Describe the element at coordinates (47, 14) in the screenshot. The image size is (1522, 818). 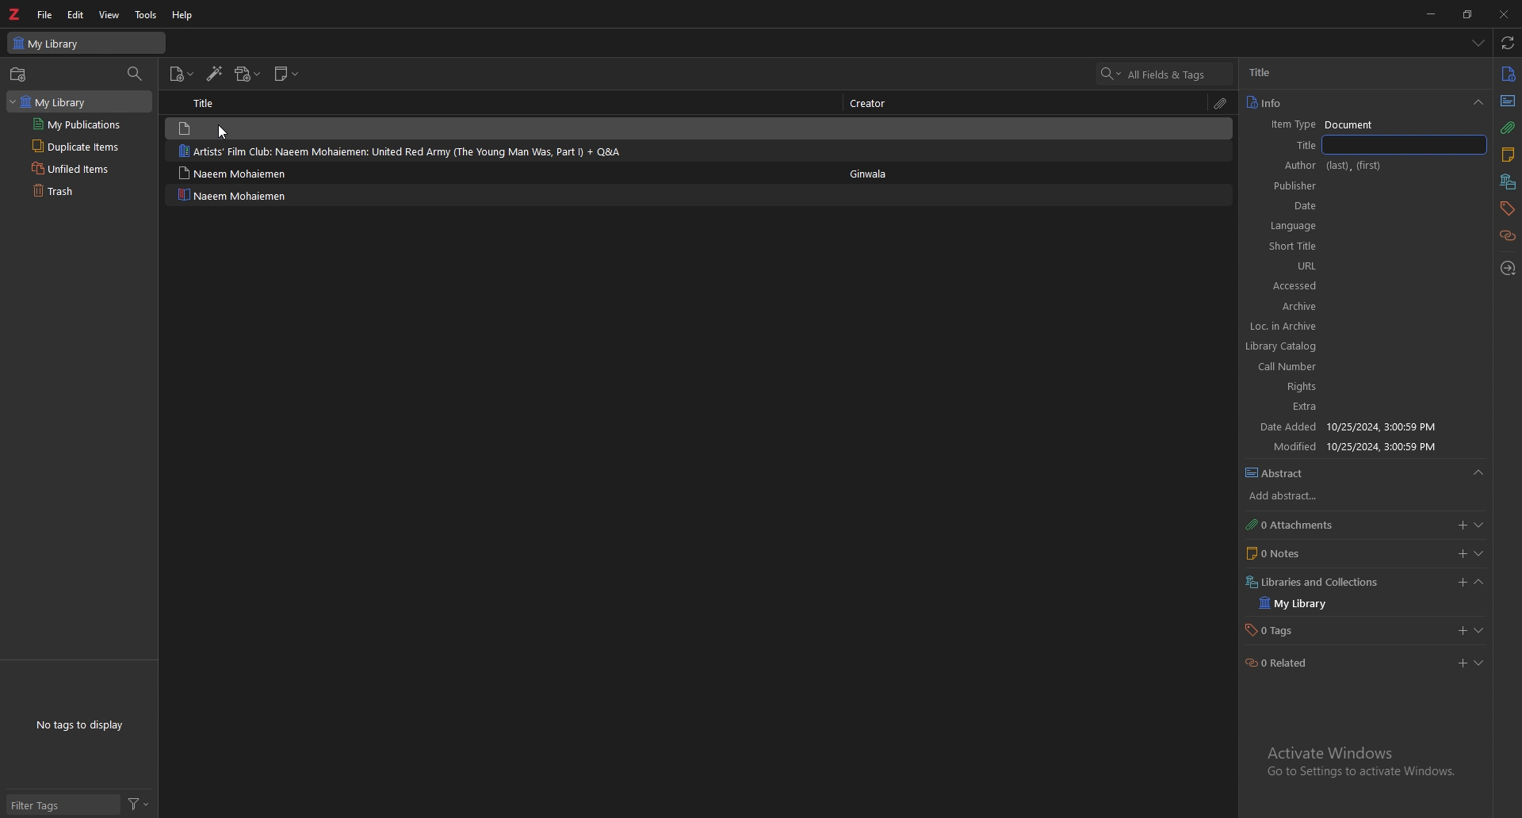
I see `file` at that location.